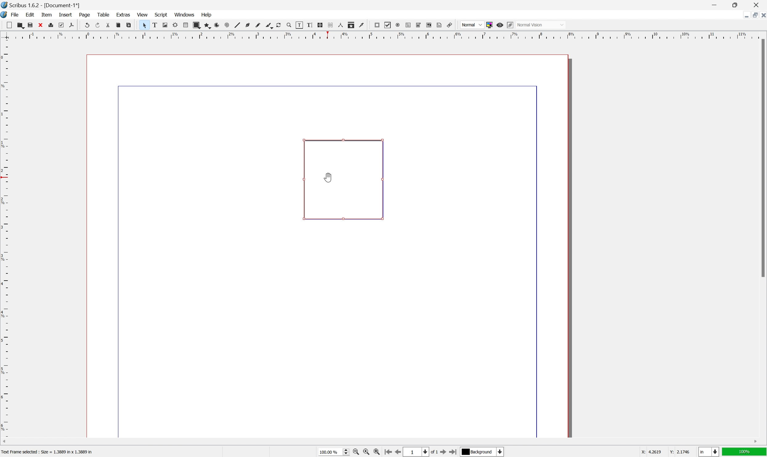 This screenshot has width=767, height=457. Describe the element at coordinates (41, 5) in the screenshot. I see `Application name` at that location.